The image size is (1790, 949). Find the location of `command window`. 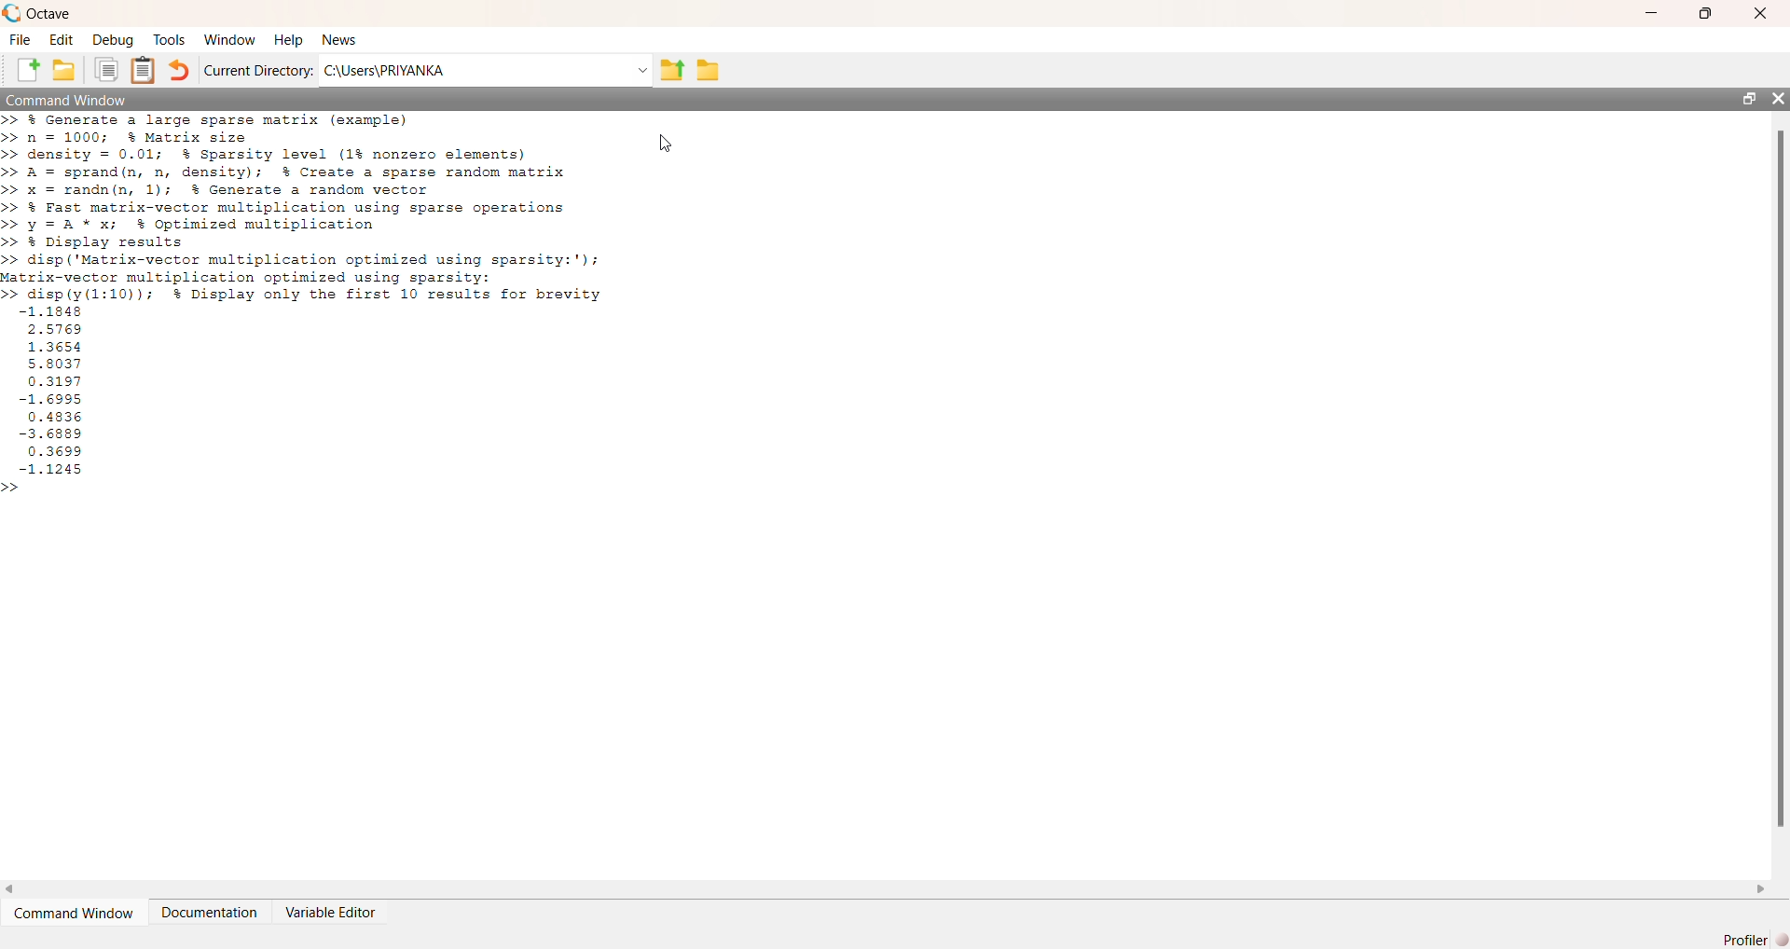

command window is located at coordinates (71, 916).